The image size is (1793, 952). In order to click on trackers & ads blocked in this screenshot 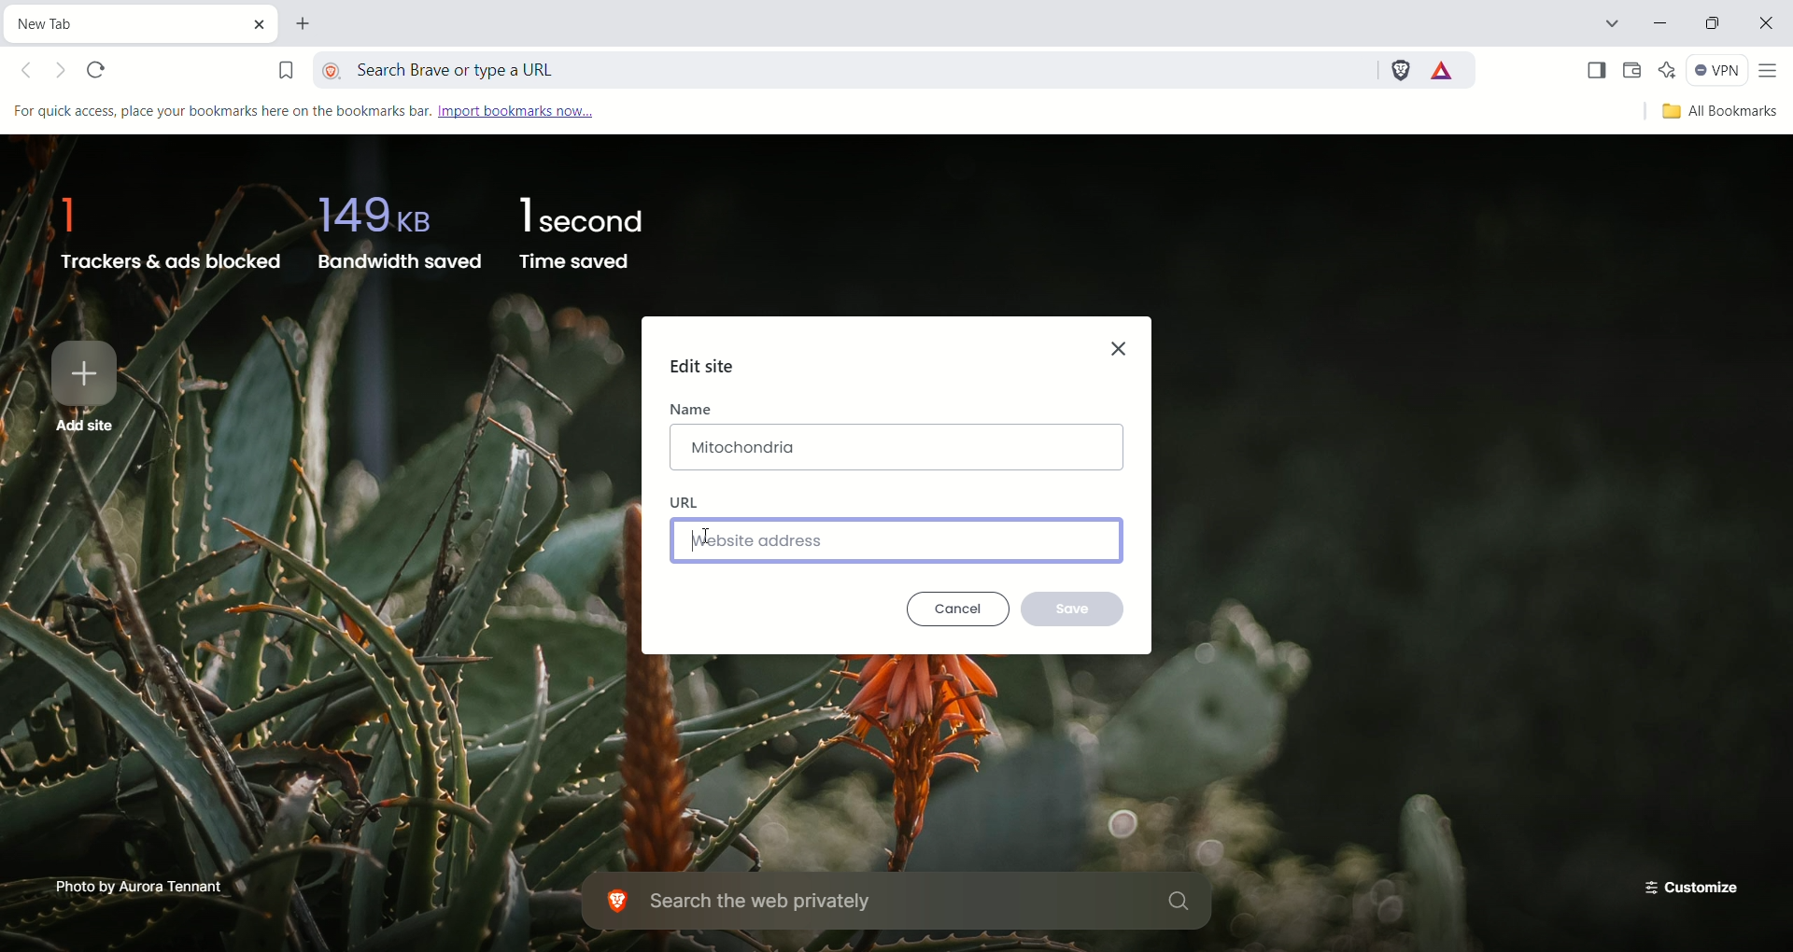, I will do `click(163, 227)`.